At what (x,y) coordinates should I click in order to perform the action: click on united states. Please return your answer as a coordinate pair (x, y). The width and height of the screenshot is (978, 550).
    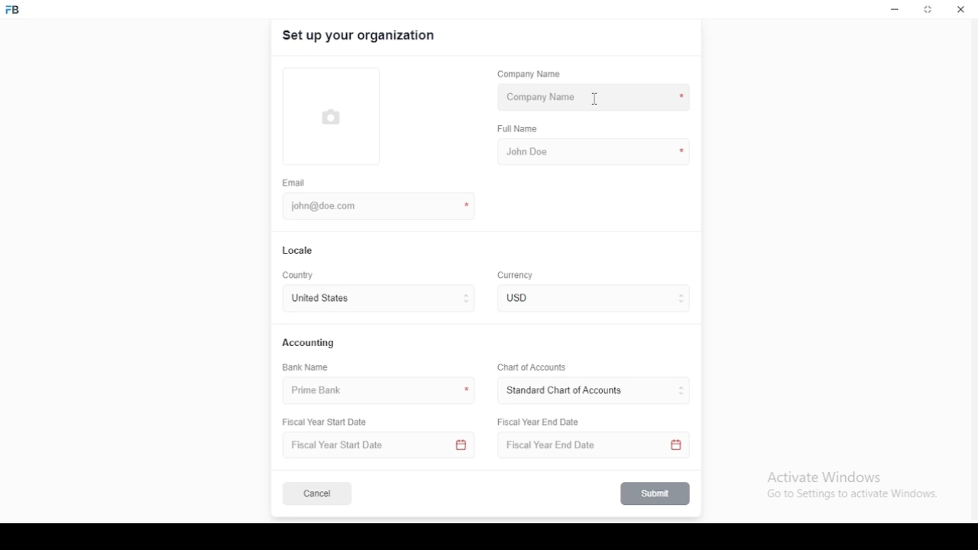
    Looking at the image, I should click on (319, 299).